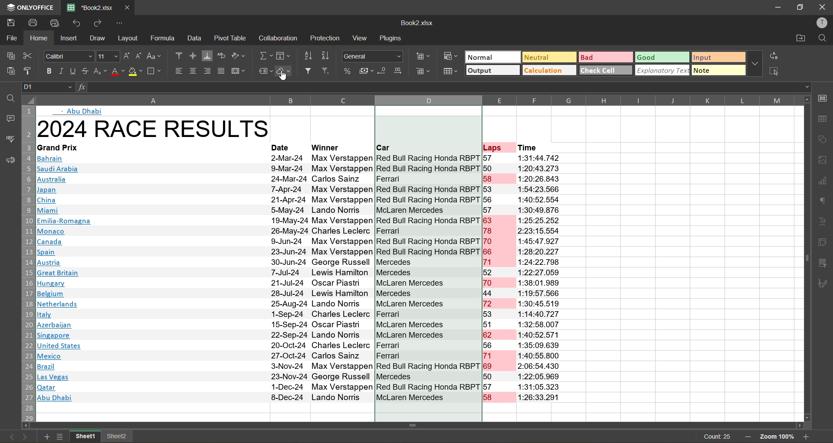  I want to click on IB razil 3-Nov-24 Max Verstappen Red Bull Racing Honda RBPT 69 2:06:54.430, so click(299, 367).